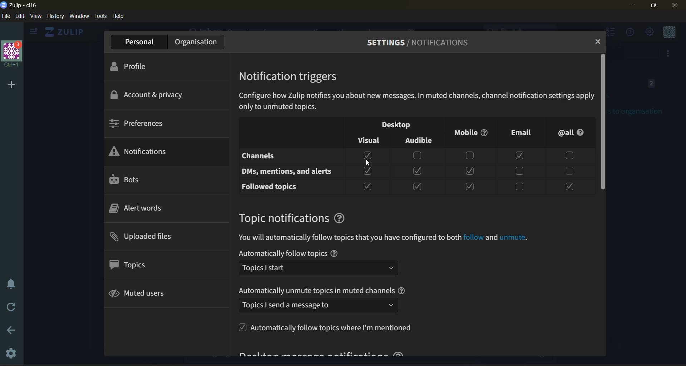 The height and width of the screenshot is (366, 686). What do you see at coordinates (79, 16) in the screenshot?
I see `window` at bounding box center [79, 16].